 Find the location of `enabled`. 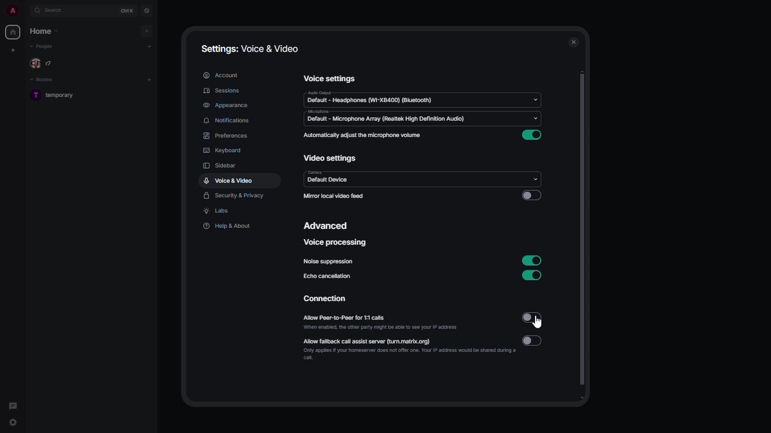

enabled is located at coordinates (532, 259).